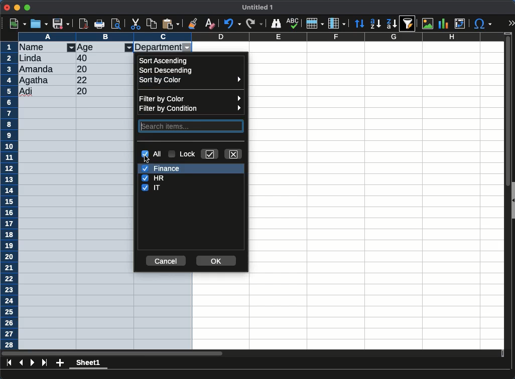 This screenshot has height=379, width=515. Describe the element at coordinates (165, 261) in the screenshot. I see `cancel ` at that location.